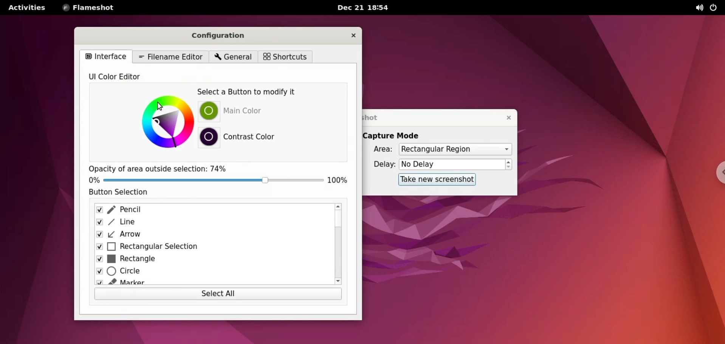 The width and height of the screenshot is (725, 344). What do you see at coordinates (212, 181) in the screenshot?
I see `opacity slider` at bounding box center [212, 181].